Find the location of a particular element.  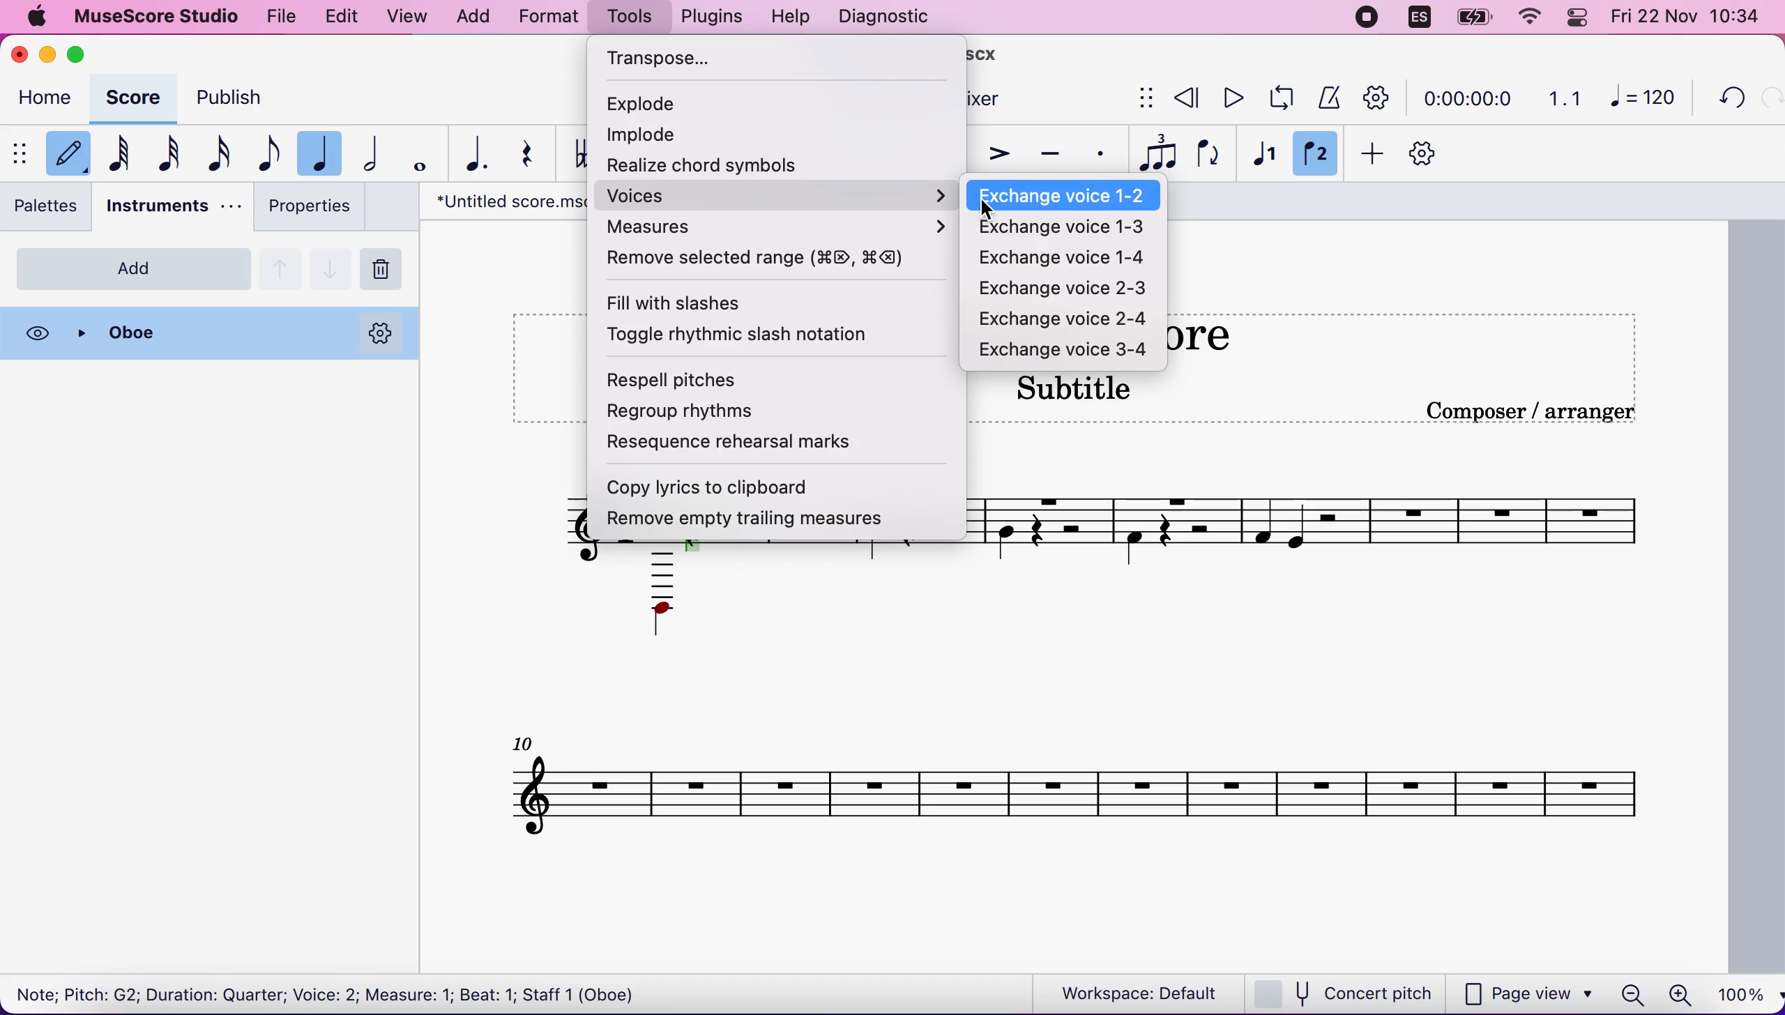

exchange voice 3-4 is located at coordinates (1069, 351).